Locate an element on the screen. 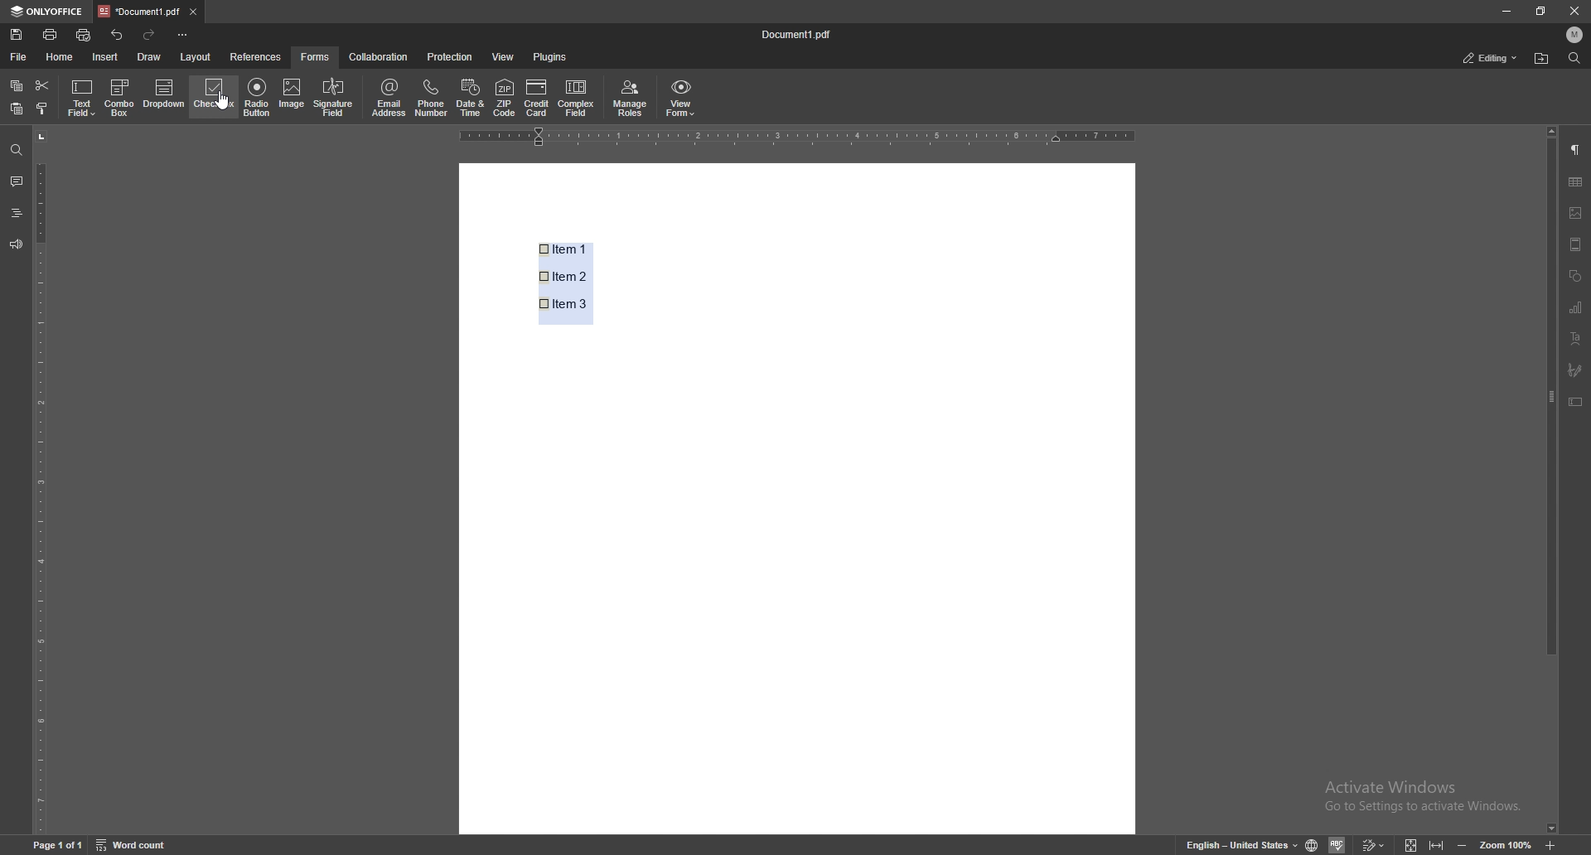 The width and height of the screenshot is (1591, 855). find location is located at coordinates (1541, 60).